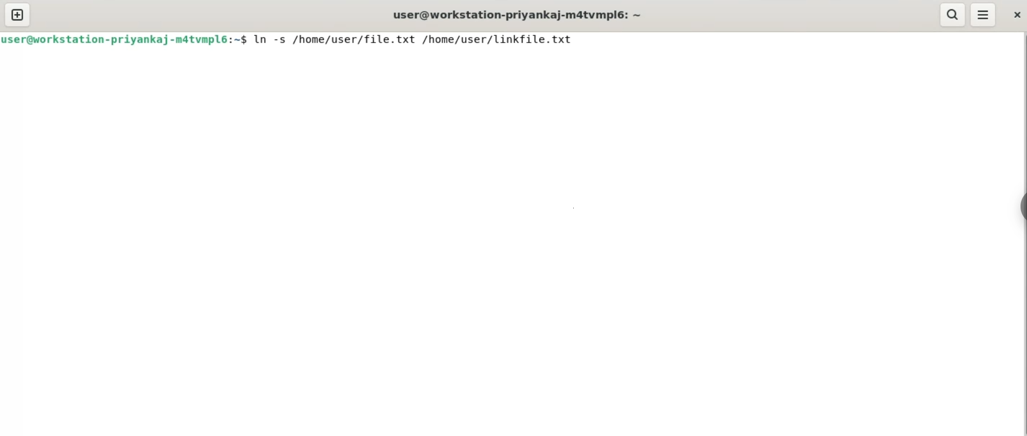 This screenshot has height=436, width=1027. What do you see at coordinates (418, 40) in the screenshot?
I see `ln-s /home/user/file.txt /home/user/linkfile.txt` at bounding box center [418, 40].